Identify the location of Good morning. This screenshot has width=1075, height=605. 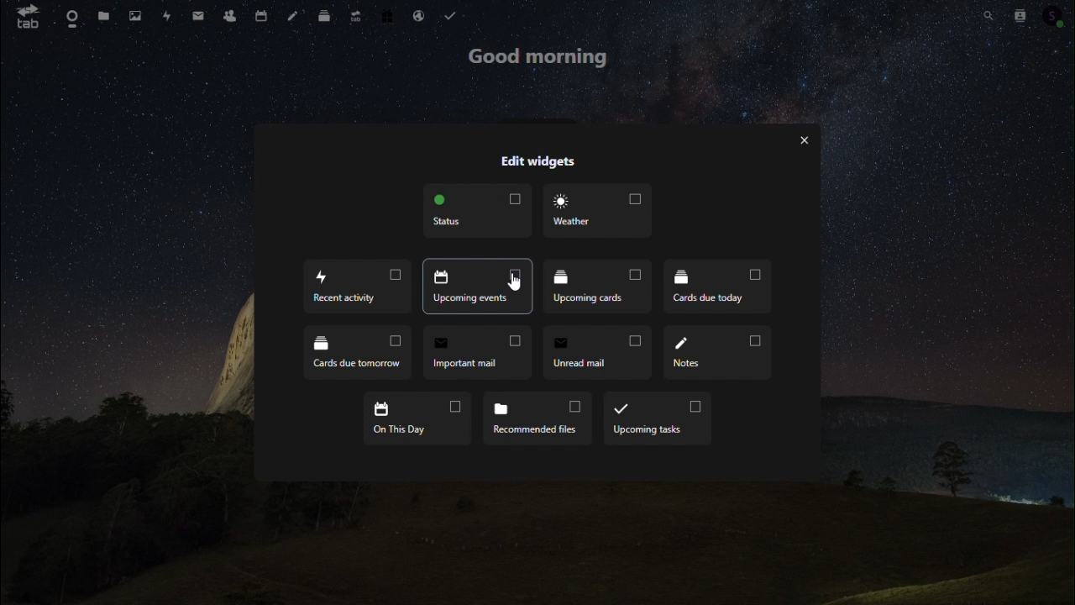
(542, 60).